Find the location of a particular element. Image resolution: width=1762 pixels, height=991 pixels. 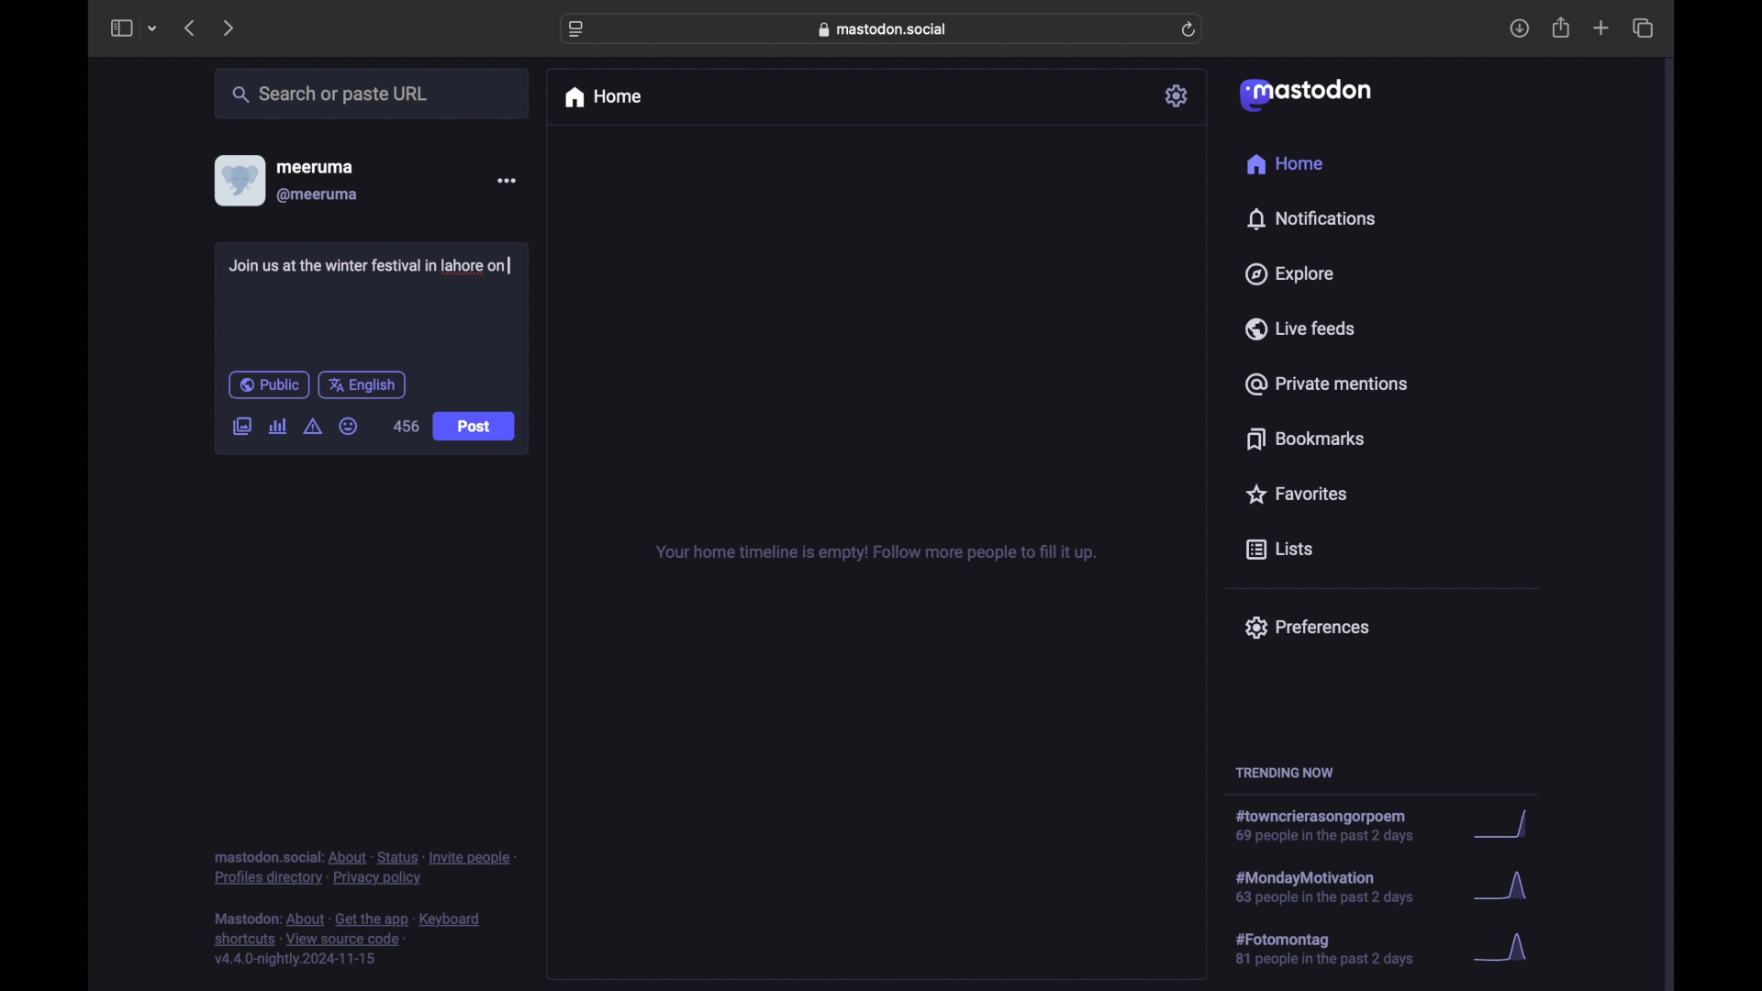

@meeruma is located at coordinates (318, 195).